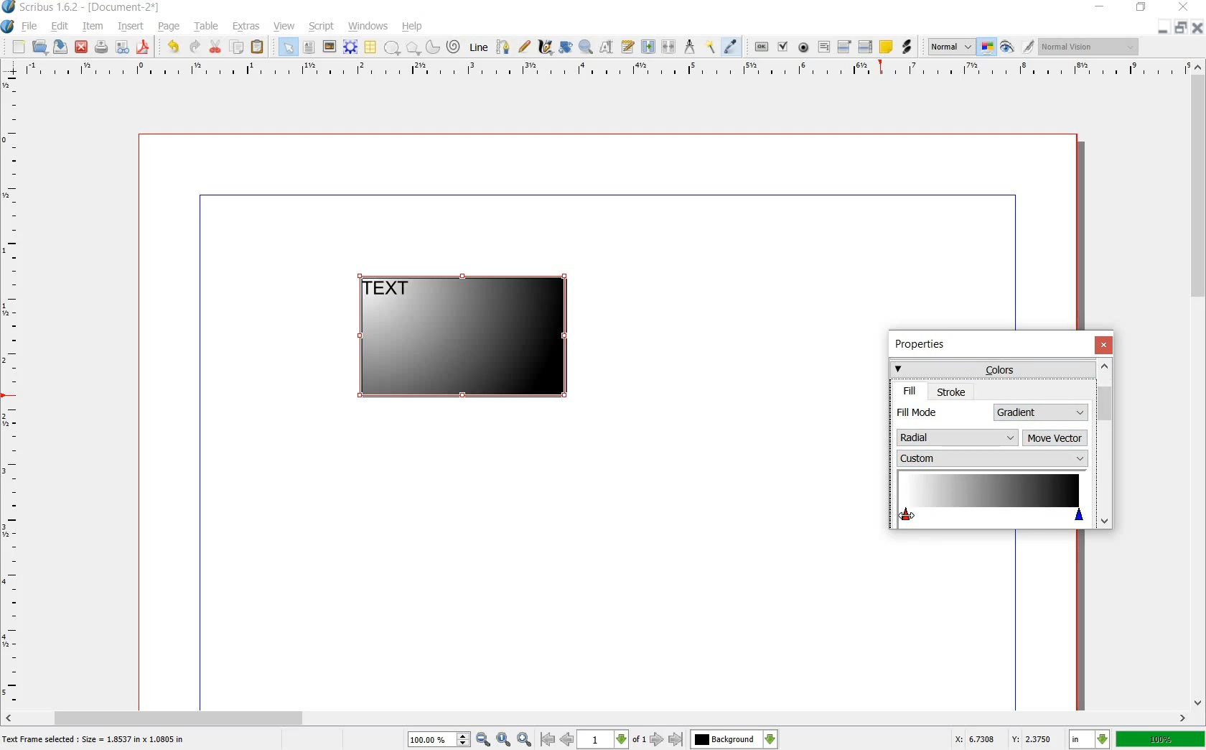  Describe the element at coordinates (1003, 739) in the screenshot. I see `X: 6.7308 Y: 2.3750` at that location.